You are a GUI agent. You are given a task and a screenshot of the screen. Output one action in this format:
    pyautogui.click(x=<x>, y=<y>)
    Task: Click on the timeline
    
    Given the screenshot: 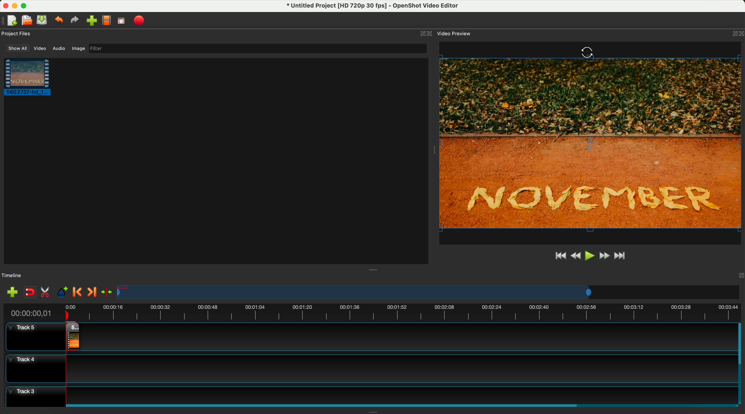 What is the action you would take?
    pyautogui.click(x=374, y=312)
    